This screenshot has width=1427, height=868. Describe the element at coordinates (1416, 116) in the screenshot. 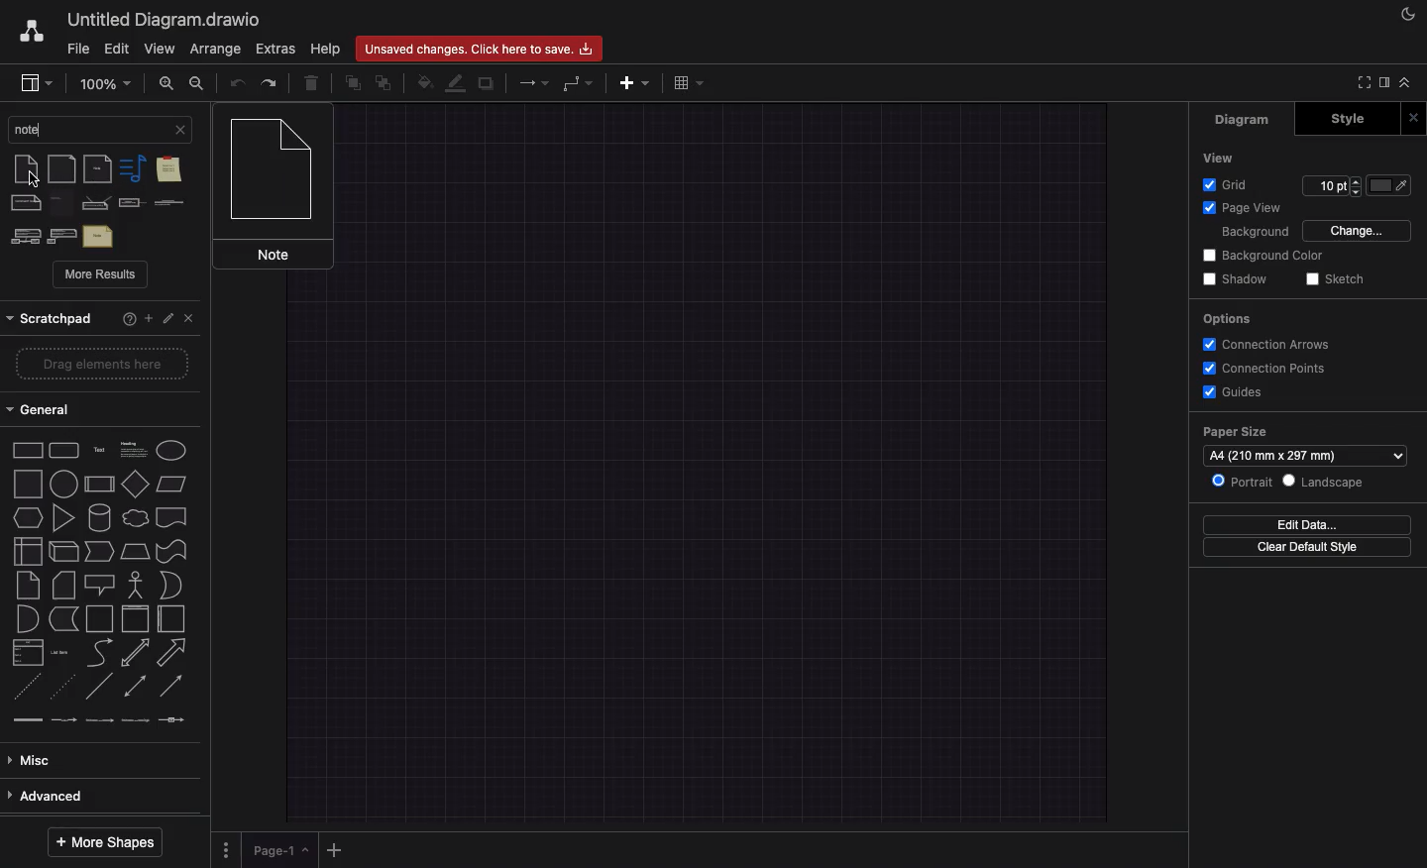

I see `Close ` at that location.